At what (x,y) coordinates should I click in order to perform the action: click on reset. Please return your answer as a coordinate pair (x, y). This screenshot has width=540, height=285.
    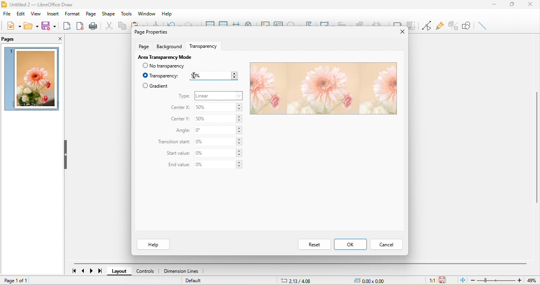
    Looking at the image, I should click on (314, 244).